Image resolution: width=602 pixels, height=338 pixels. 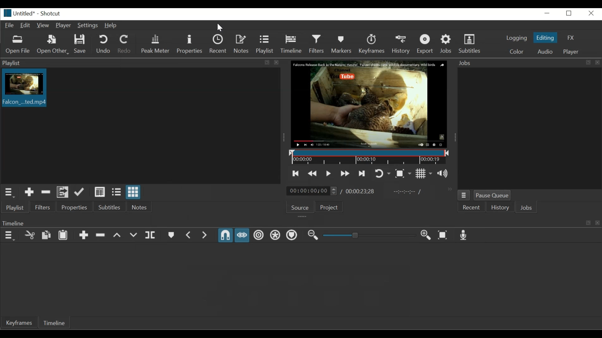 What do you see at coordinates (15, 207) in the screenshot?
I see `Playlist` at bounding box center [15, 207].